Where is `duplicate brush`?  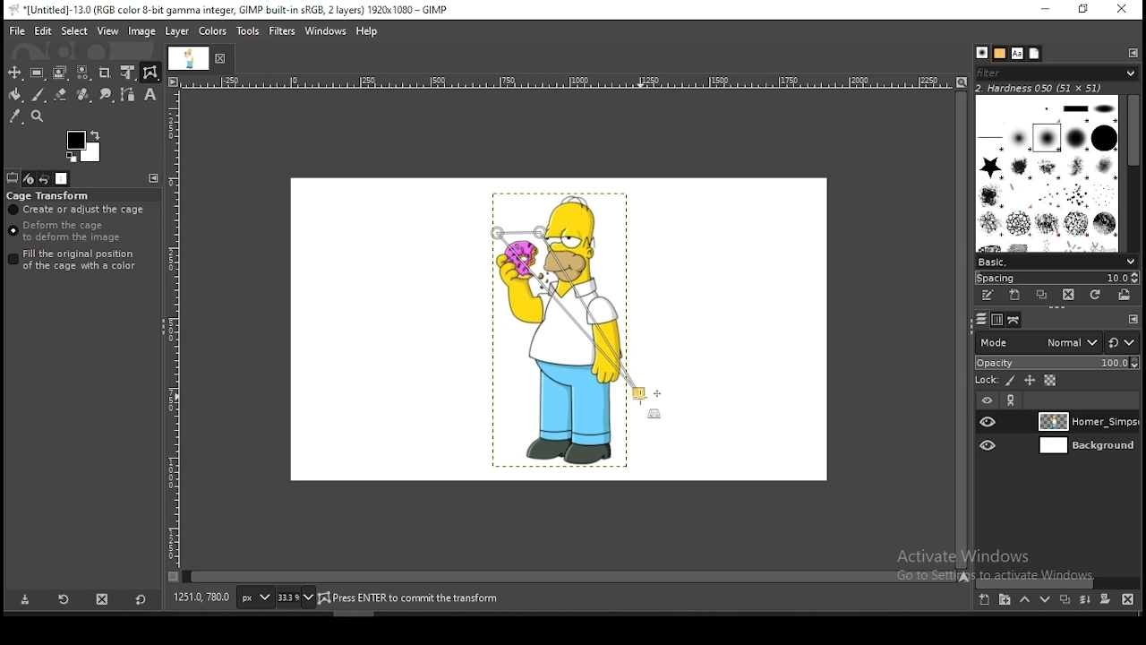
duplicate brush is located at coordinates (1046, 297).